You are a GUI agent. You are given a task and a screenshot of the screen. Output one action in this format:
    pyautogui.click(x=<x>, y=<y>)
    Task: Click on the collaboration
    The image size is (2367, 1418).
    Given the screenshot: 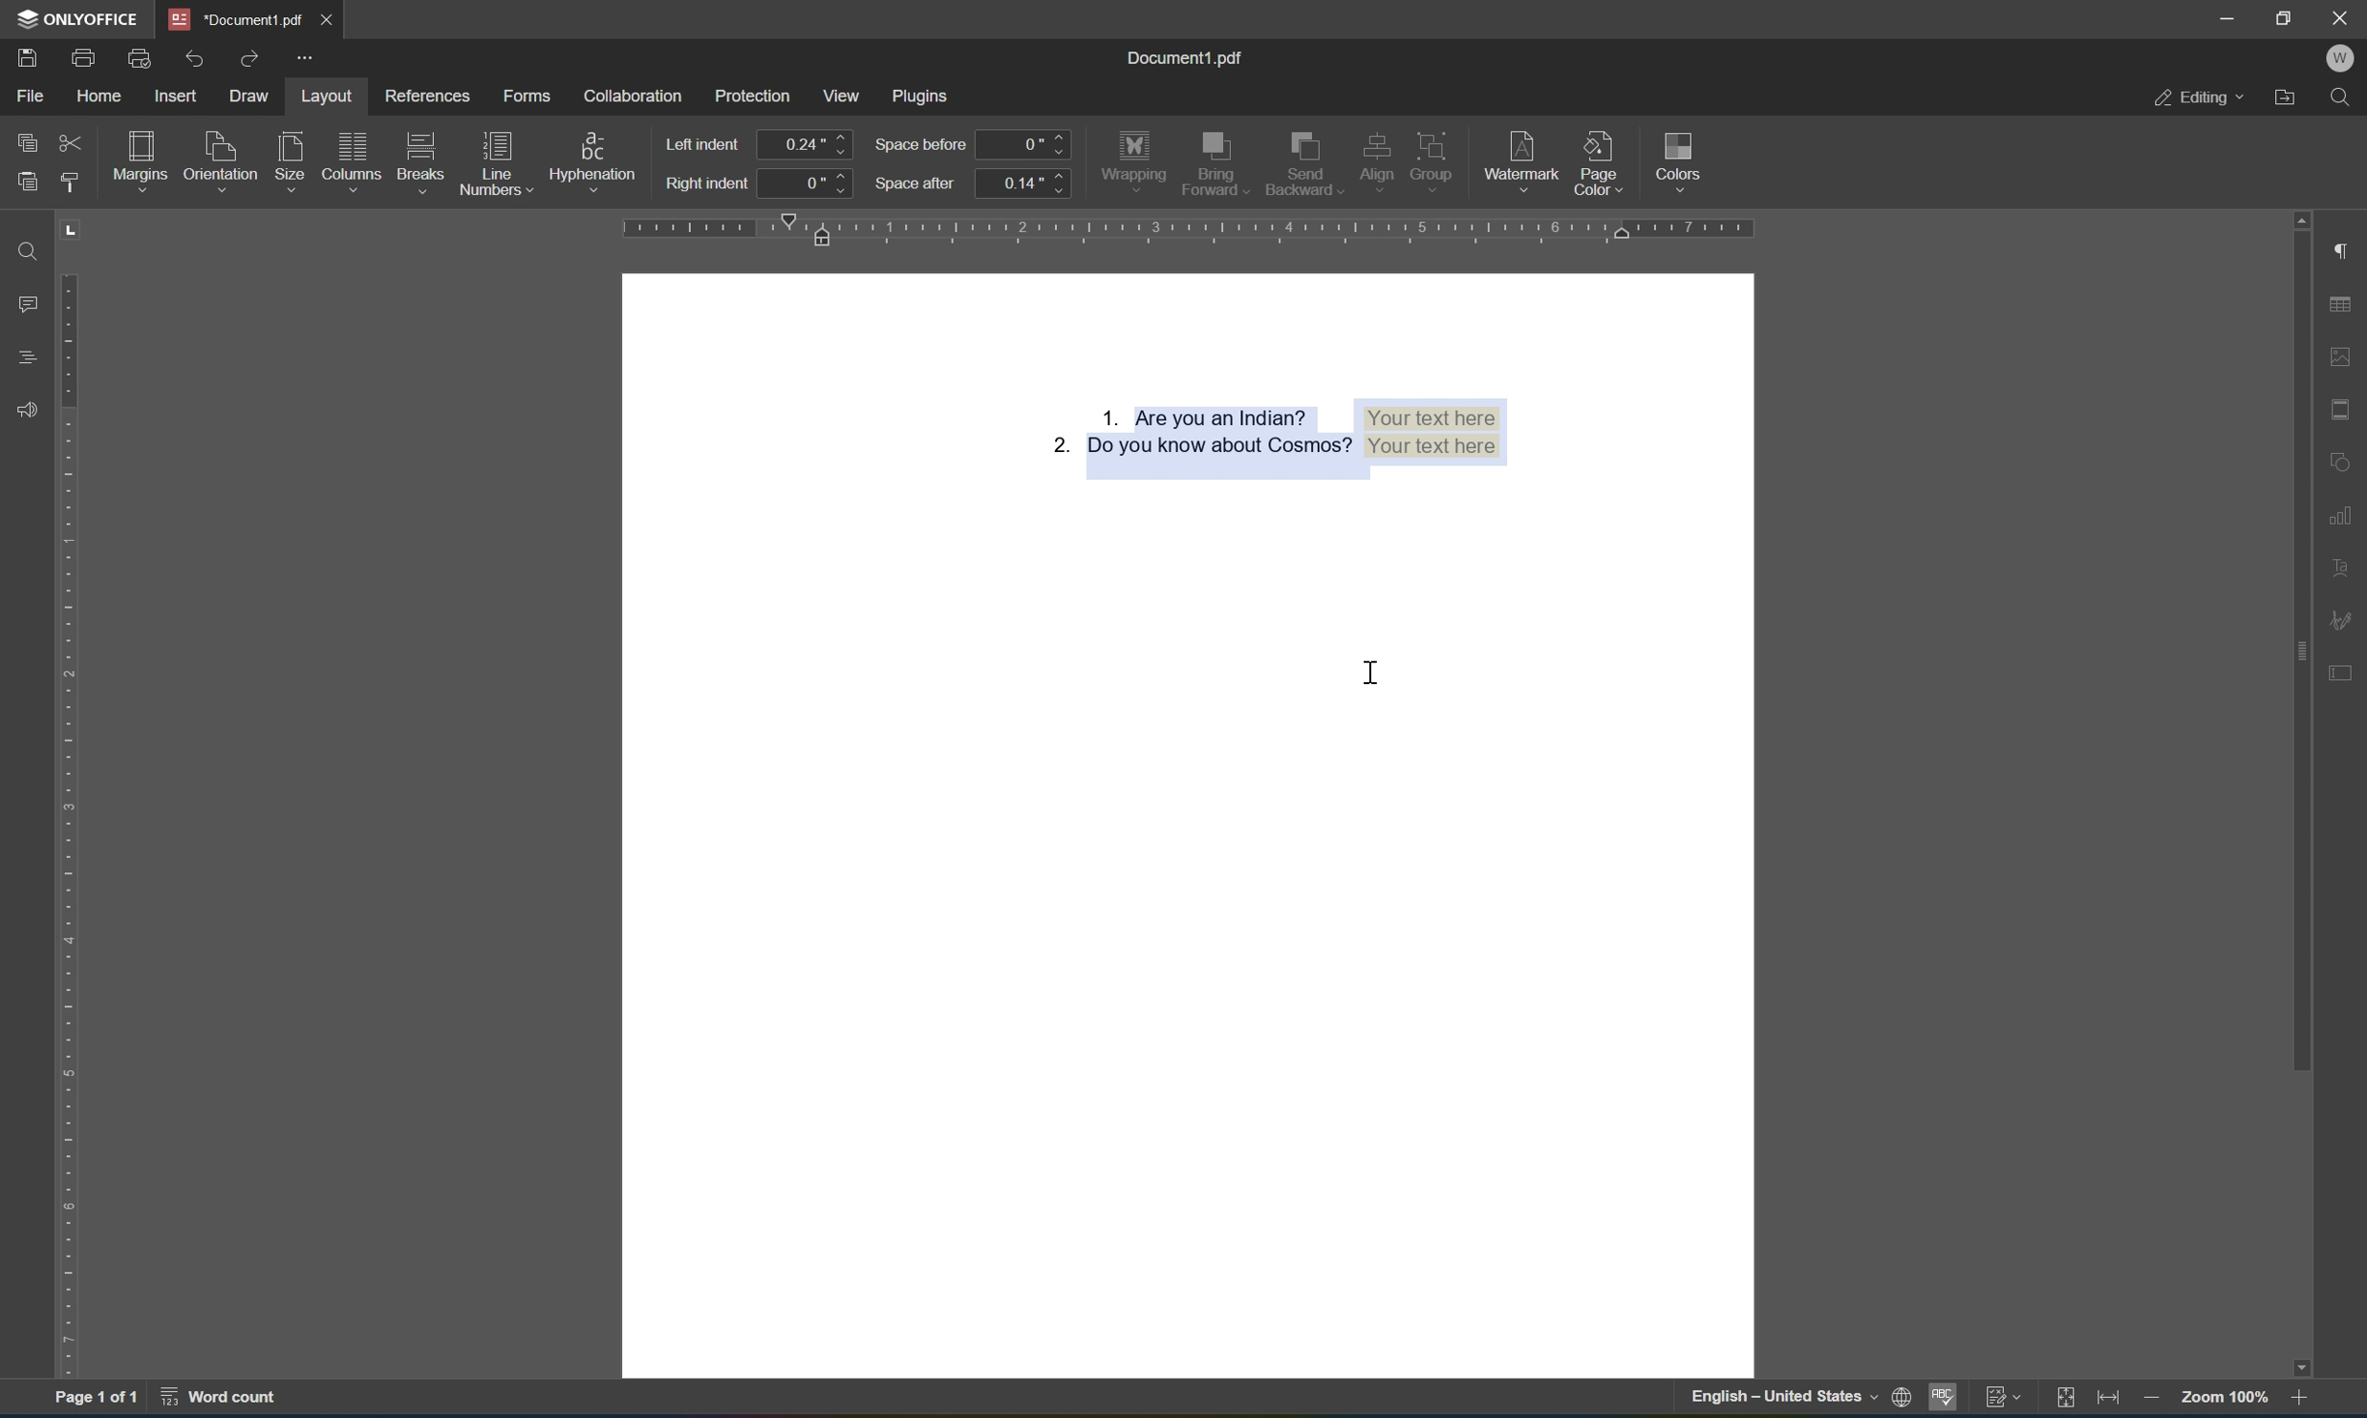 What is the action you would take?
    pyautogui.click(x=637, y=95)
    